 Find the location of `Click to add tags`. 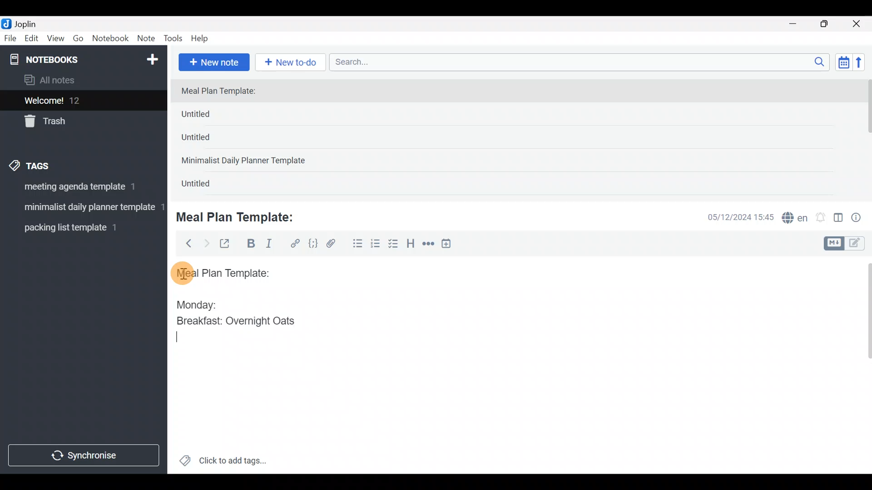

Click to add tags is located at coordinates (223, 464).